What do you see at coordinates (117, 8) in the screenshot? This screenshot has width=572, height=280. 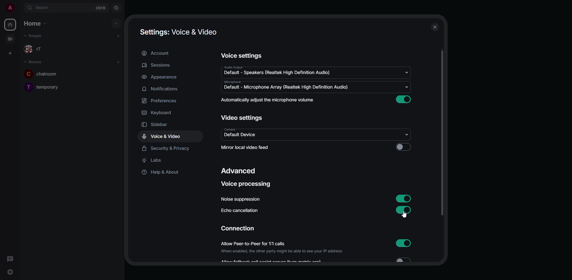 I see `navigator` at bounding box center [117, 8].